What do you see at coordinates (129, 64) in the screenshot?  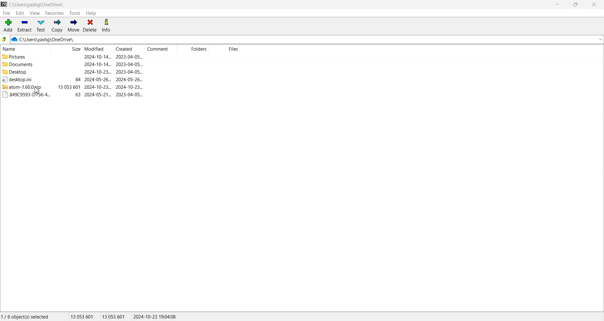 I see `2023-04-05` at bounding box center [129, 64].